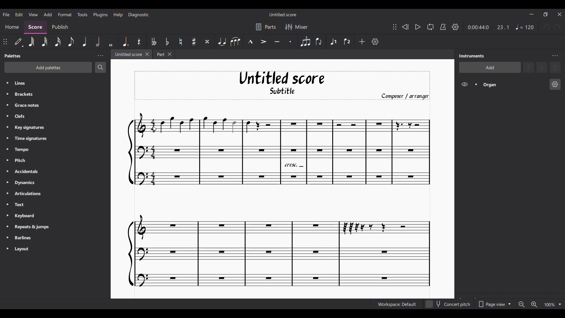 This screenshot has height=318, width=565. What do you see at coordinates (61, 166) in the screenshot?
I see `Palette list` at bounding box center [61, 166].